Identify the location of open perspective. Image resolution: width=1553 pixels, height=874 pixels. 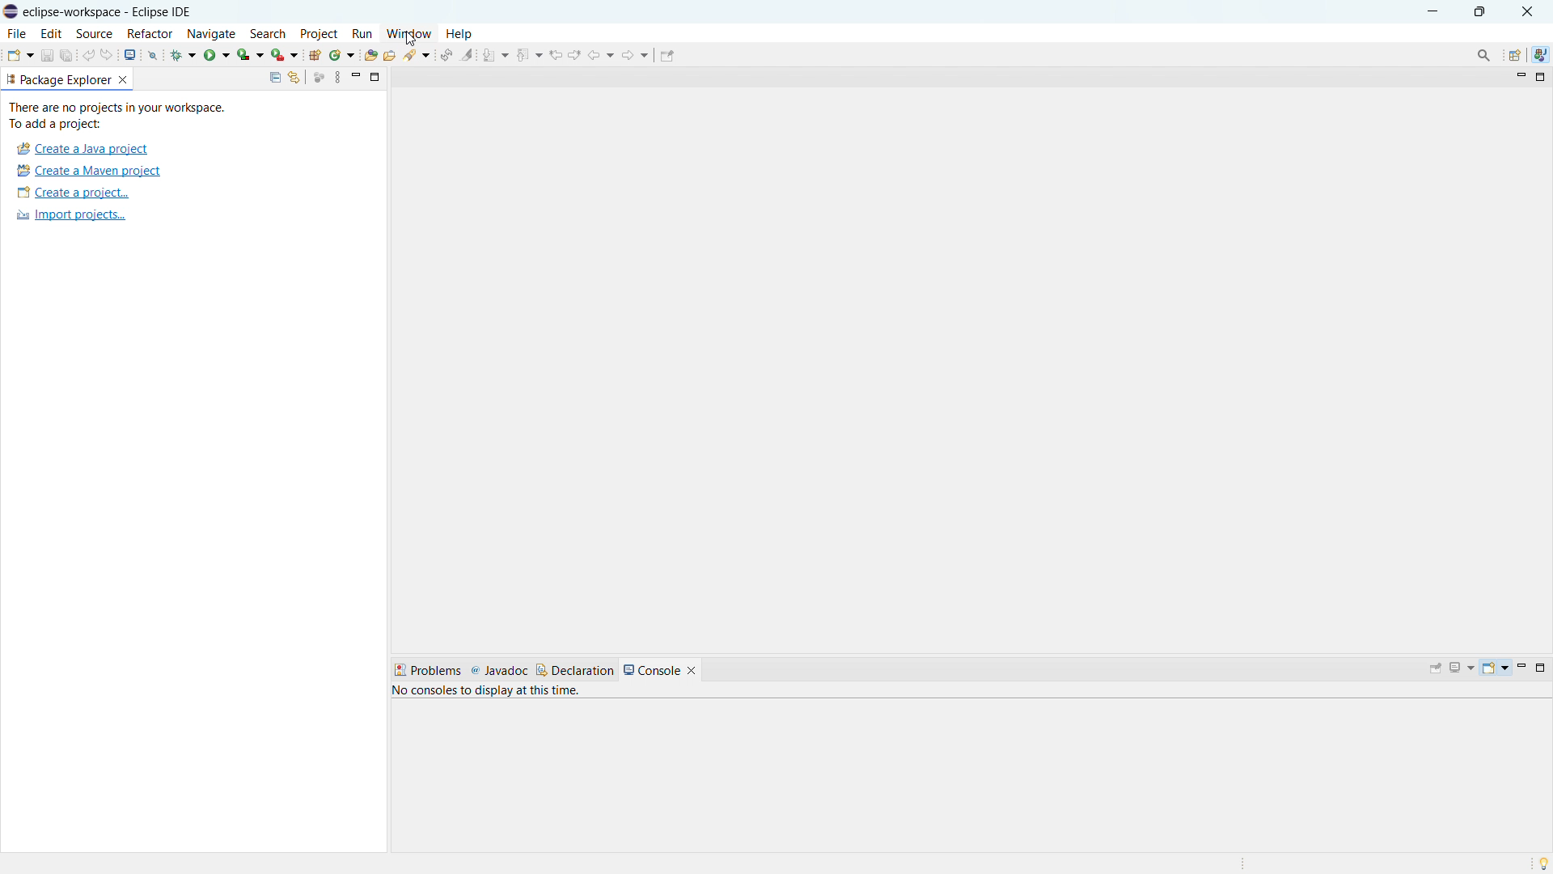
(1513, 56).